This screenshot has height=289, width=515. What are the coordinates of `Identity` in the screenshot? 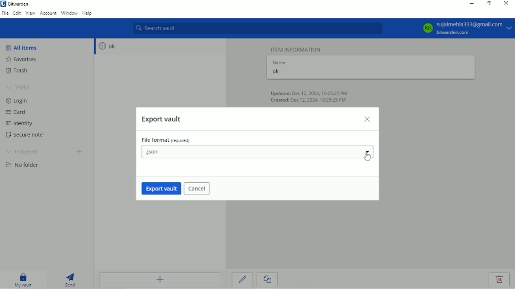 It's located at (22, 124).